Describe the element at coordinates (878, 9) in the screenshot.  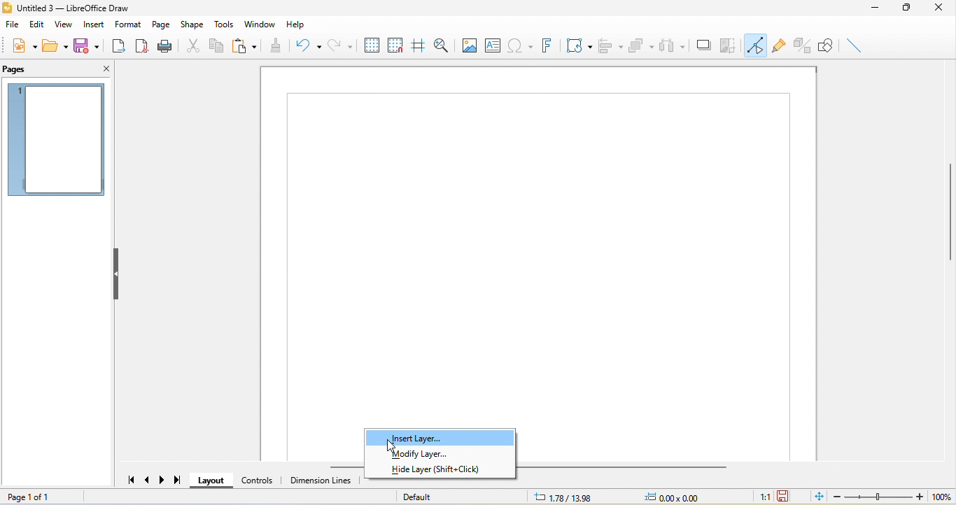
I see `minimize` at that location.